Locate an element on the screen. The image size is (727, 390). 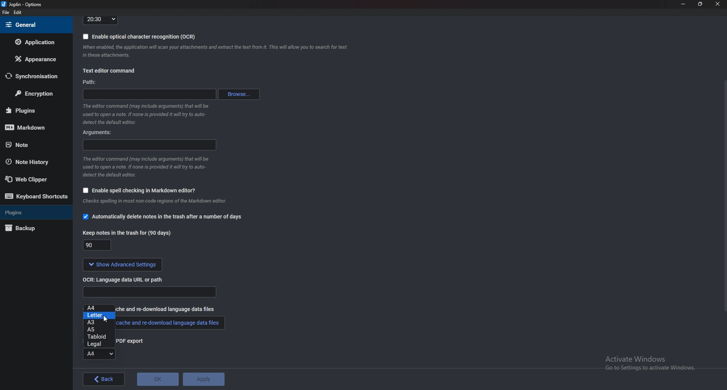
Keep notes in the trash for is located at coordinates (128, 232).